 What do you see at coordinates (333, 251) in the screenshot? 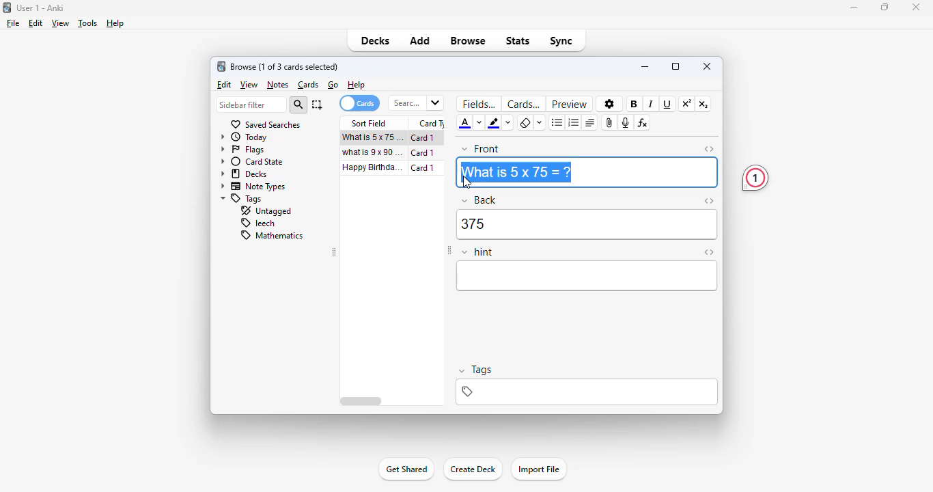
I see `toggle sidebar` at bounding box center [333, 251].